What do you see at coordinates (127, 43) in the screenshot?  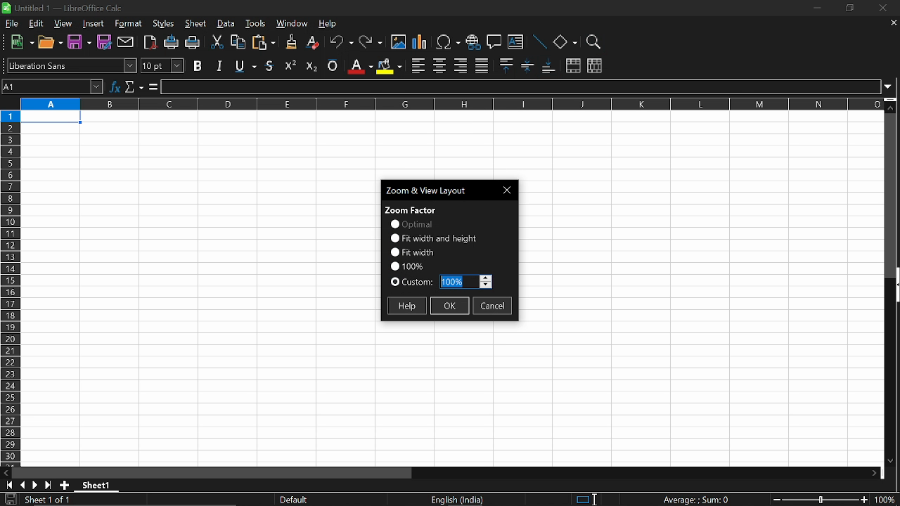 I see `attach` at bounding box center [127, 43].